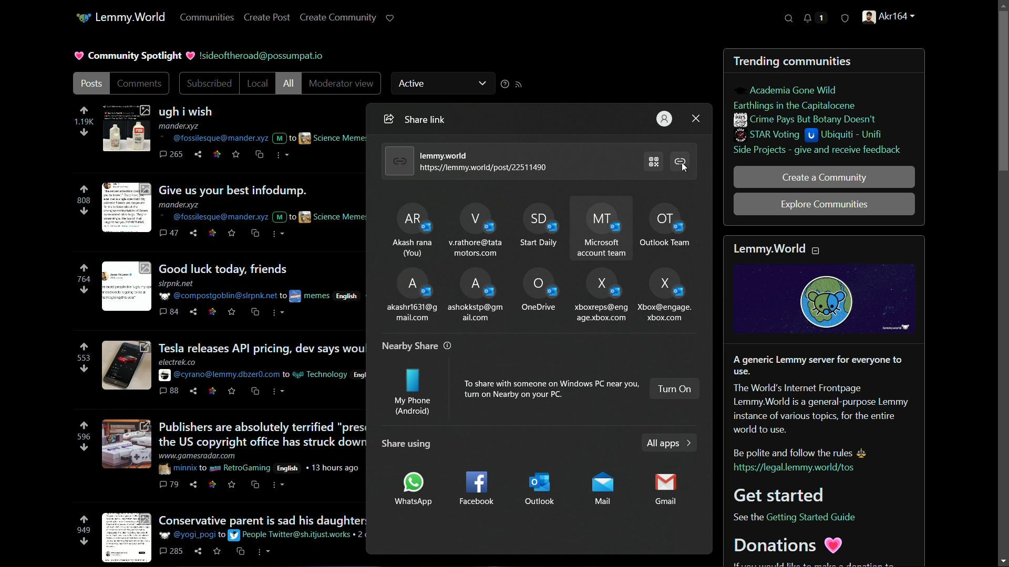 The height and width of the screenshot is (567, 1009). Describe the element at coordinates (822, 406) in the screenshot. I see `A generic Lemmy server for everyone to use. The World's Internet Frontpage Lemmy.World is a general-purpose Lemmy instance of various topics, for the entire world to use. Be polite and follow the rules.` at that location.